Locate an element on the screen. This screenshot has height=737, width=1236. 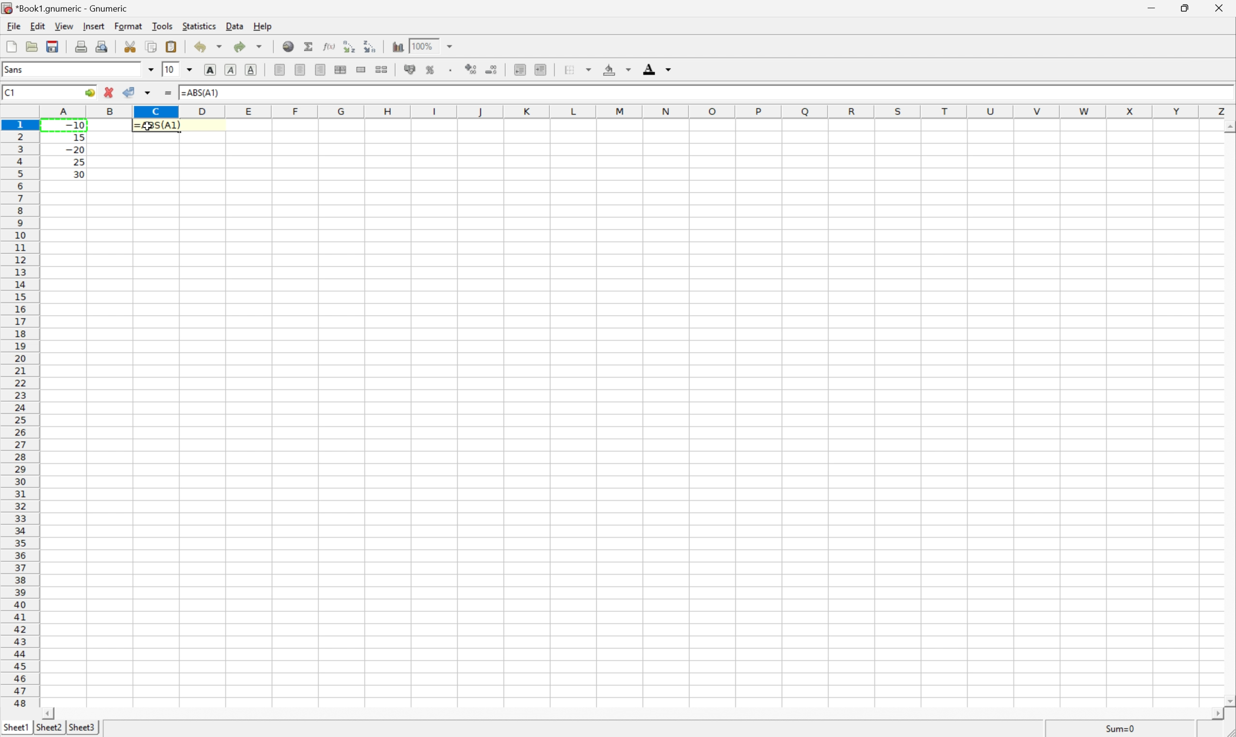
30 is located at coordinates (76, 174).